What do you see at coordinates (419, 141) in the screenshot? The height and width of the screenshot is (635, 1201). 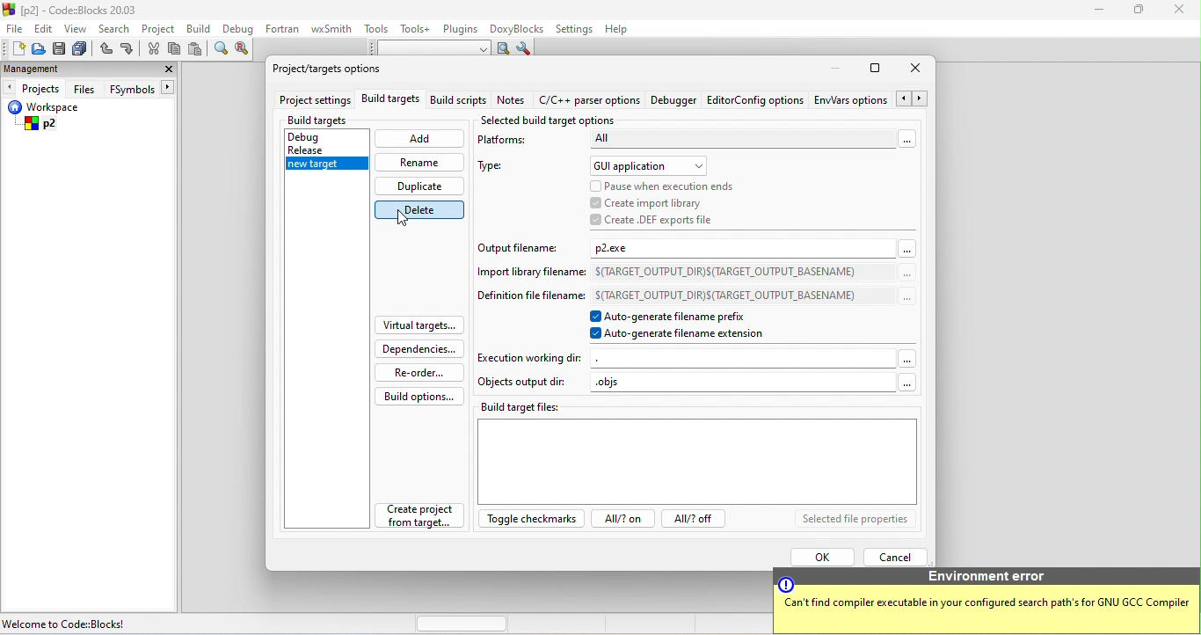 I see `add` at bounding box center [419, 141].